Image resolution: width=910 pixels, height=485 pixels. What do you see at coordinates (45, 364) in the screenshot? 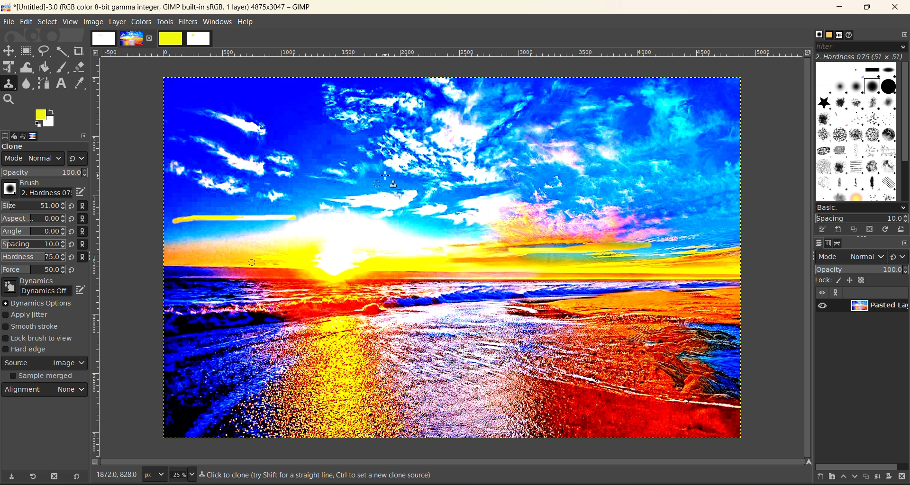
I see `source` at bounding box center [45, 364].